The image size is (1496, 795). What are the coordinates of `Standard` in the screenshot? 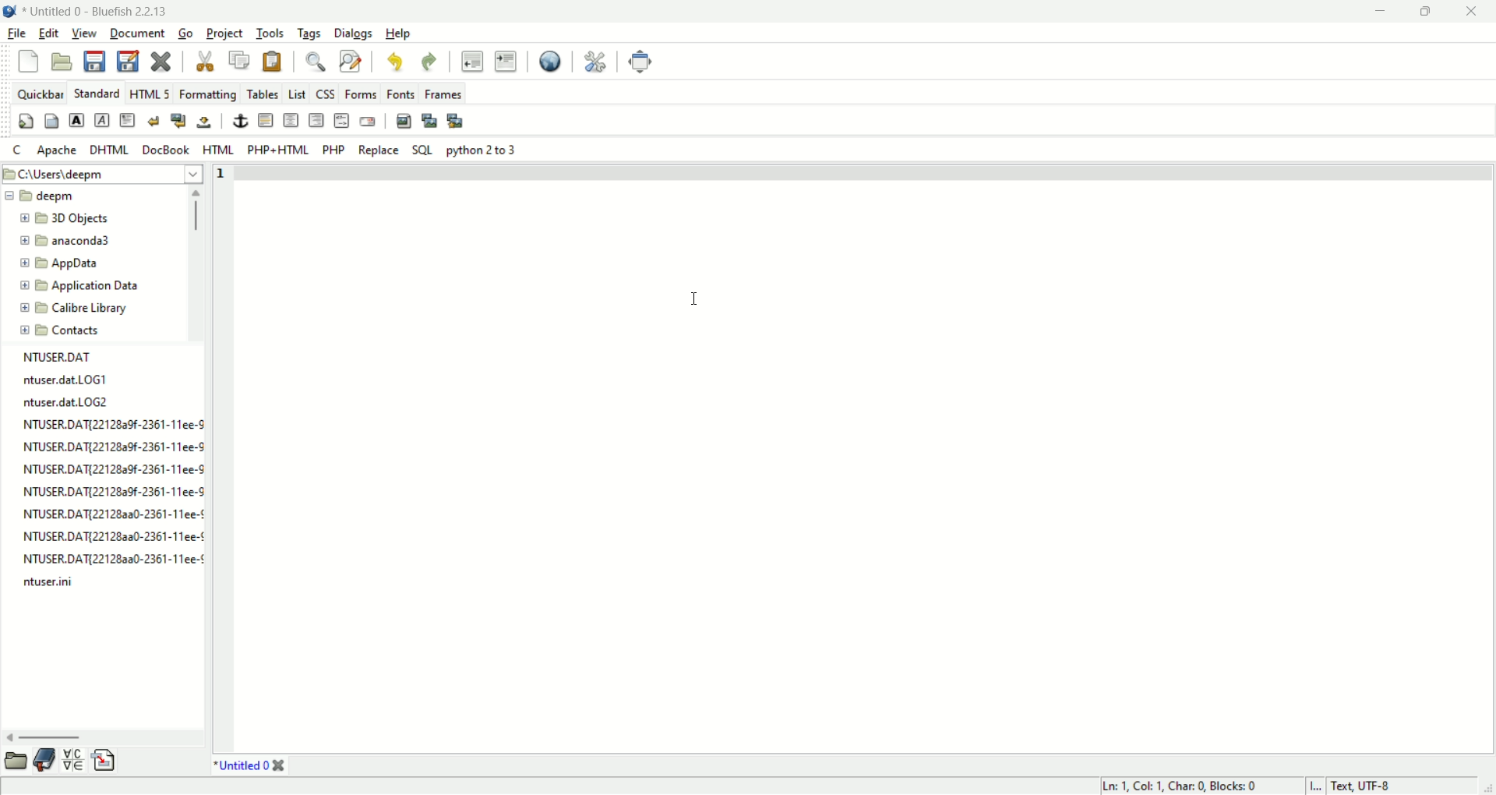 It's located at (97, 92).